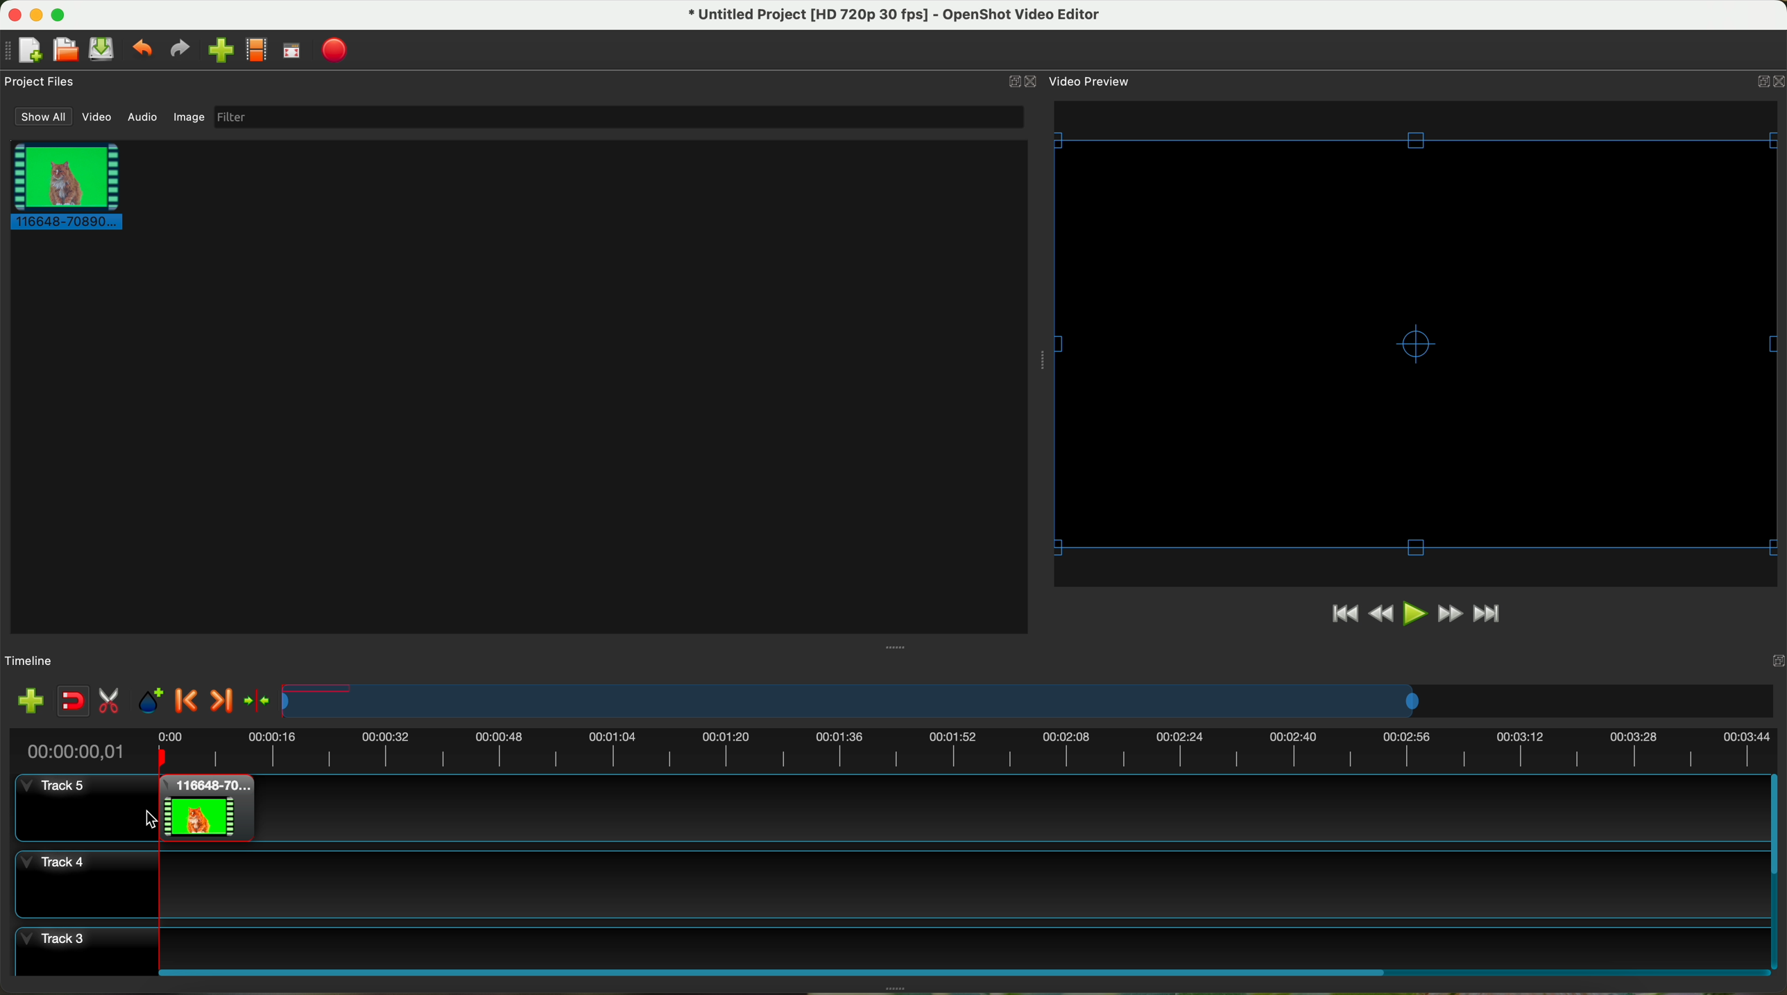 This screenshot has height=995, width=1787. Describe the element at coordinates (1343, 612) in the screenshot. I see `jump to start` at that location.